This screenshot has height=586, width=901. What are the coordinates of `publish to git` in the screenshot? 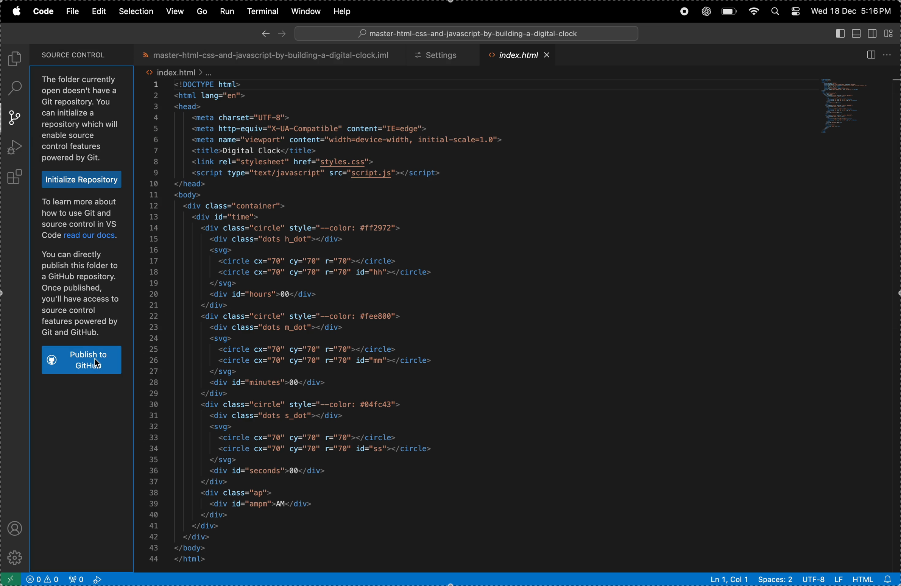 It's located at (83, 360).